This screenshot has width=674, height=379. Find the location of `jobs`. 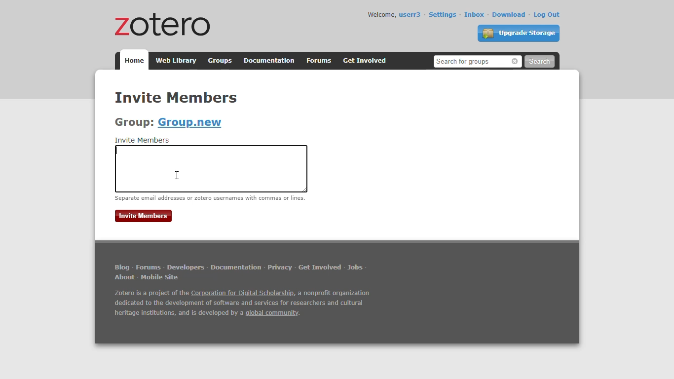

jobs is located at coordinates (356, 267).